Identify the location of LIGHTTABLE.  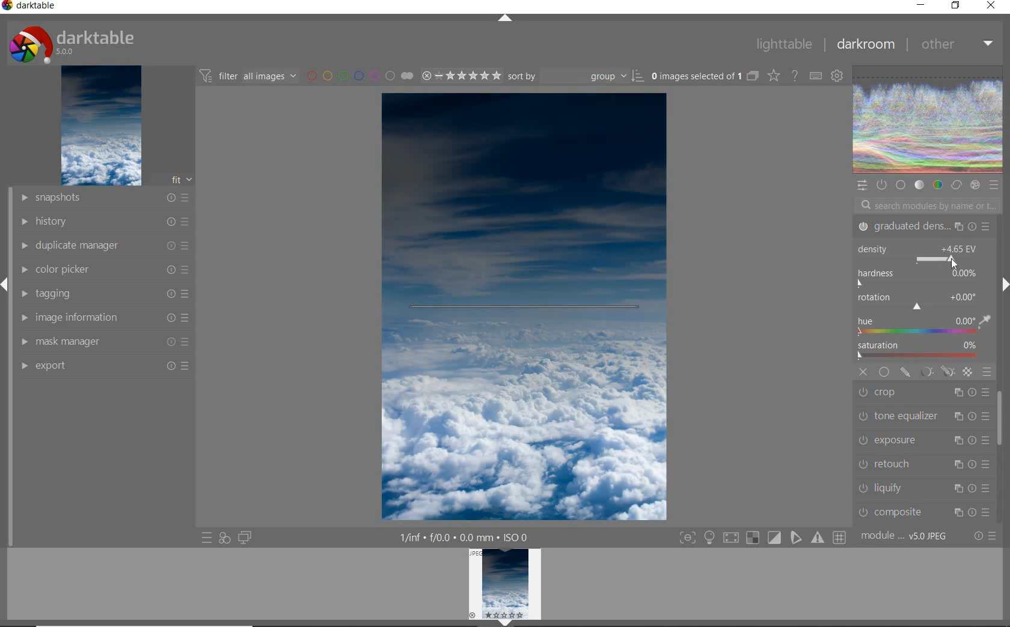
(783, 43).